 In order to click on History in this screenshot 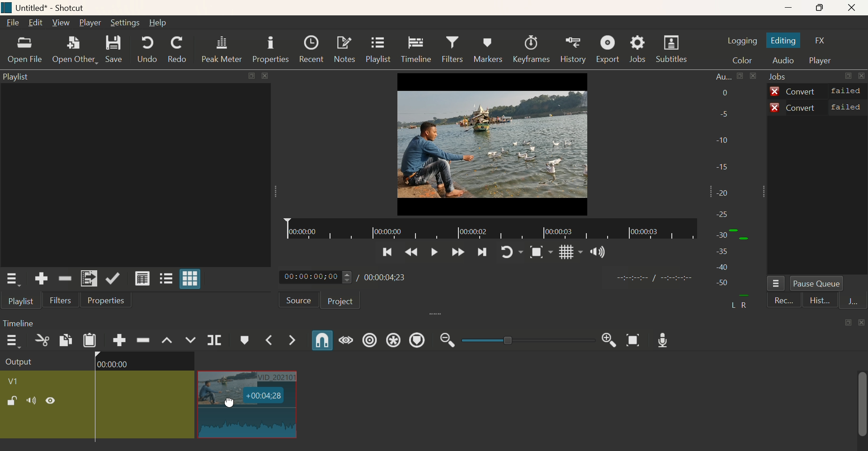, I will do `click(574, 50)`.